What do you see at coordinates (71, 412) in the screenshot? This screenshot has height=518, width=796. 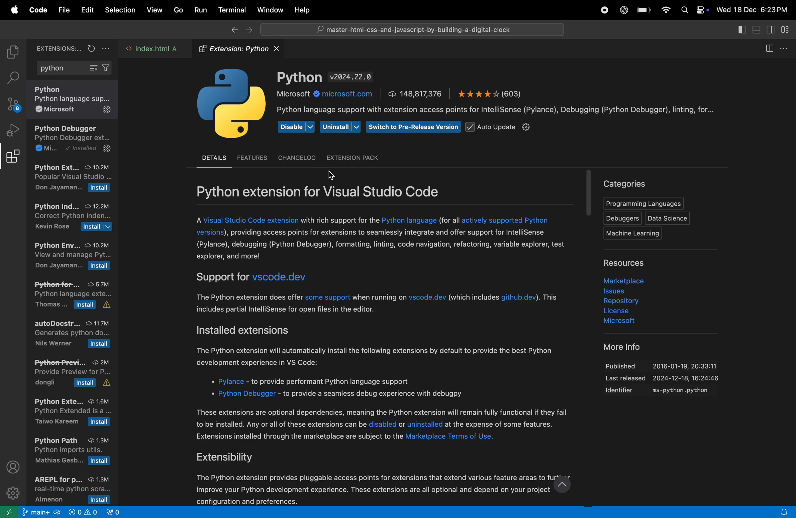 I see `python boot strap extension` at bounding box center [71, 412].